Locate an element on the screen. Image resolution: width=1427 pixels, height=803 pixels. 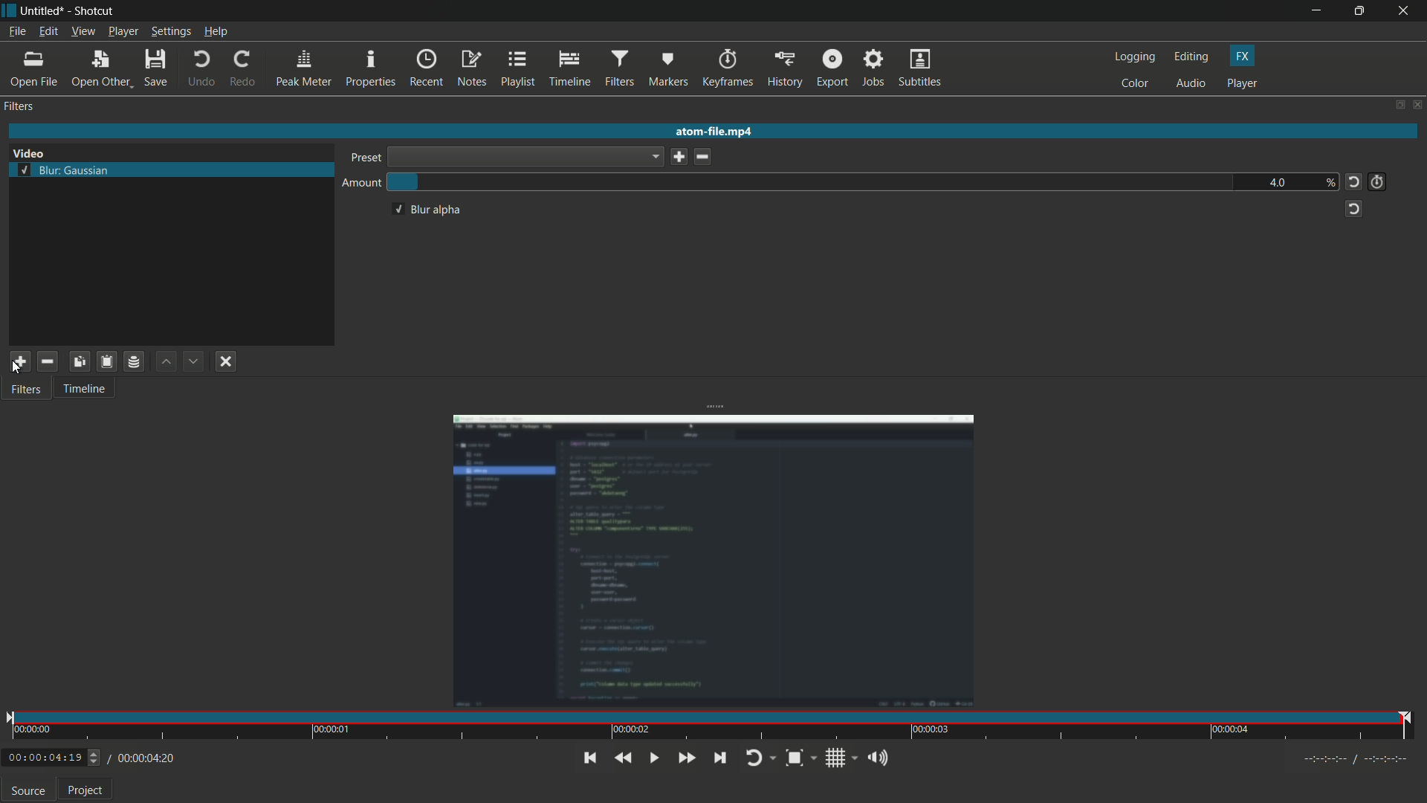
recent is located at coordinates (426, 69).